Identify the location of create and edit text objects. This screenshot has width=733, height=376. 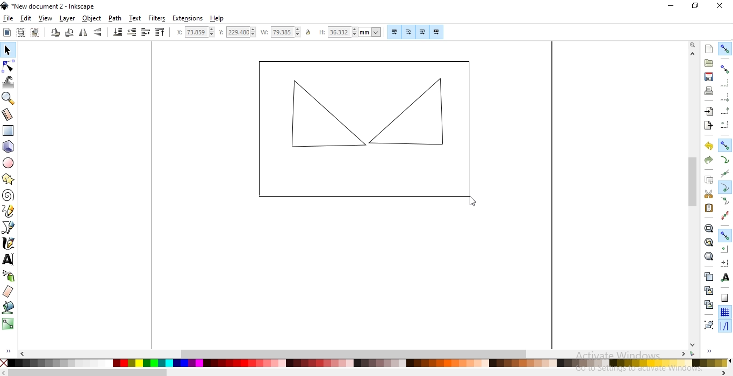
(10, 260).